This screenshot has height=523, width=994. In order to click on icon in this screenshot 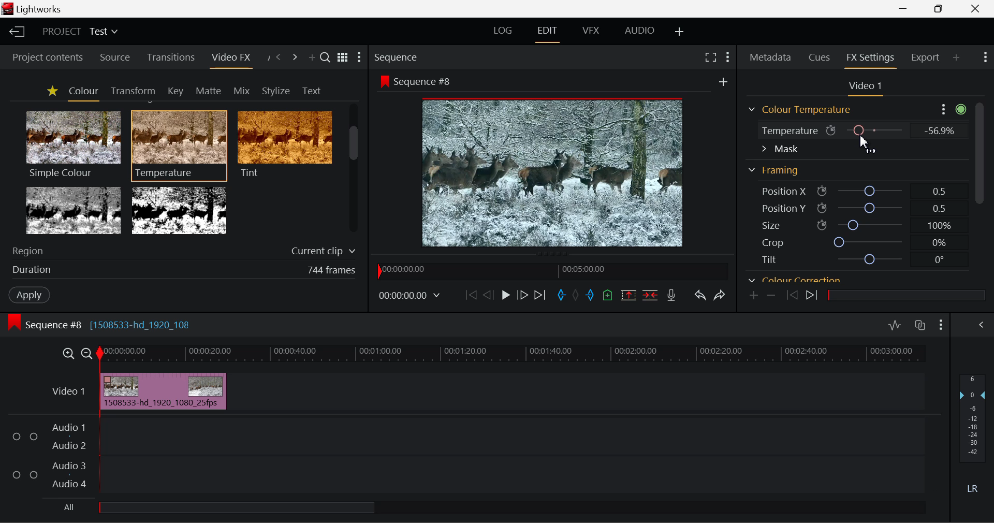, I will do `click(822, 192)`.